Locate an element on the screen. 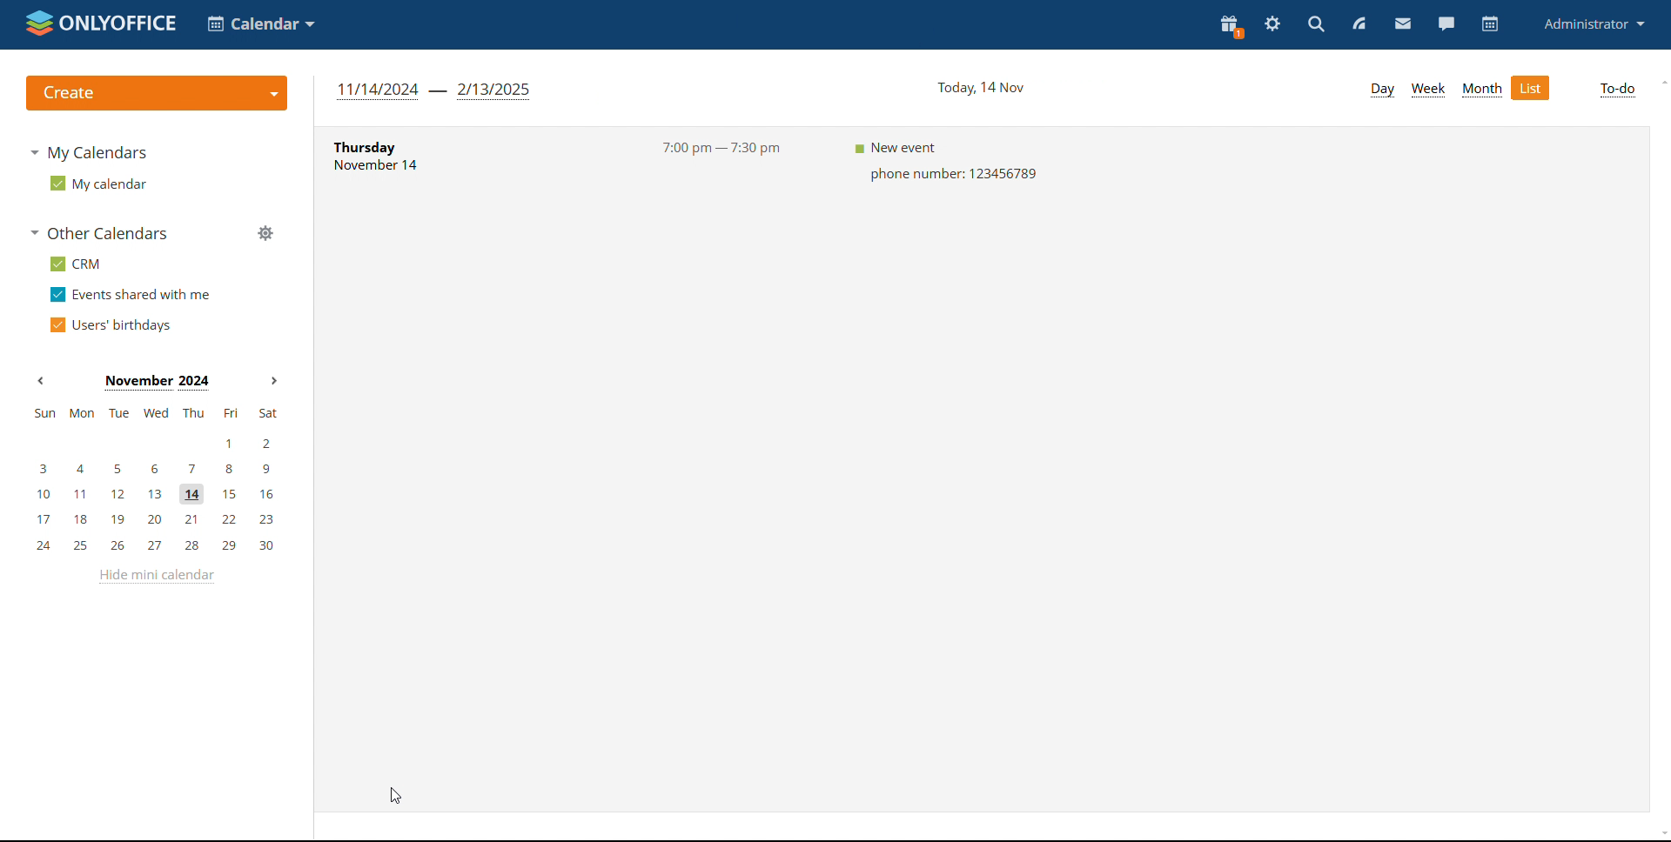 This screenshot has width=1671, height=842. mini calendar is located at coordinates (154, 480).